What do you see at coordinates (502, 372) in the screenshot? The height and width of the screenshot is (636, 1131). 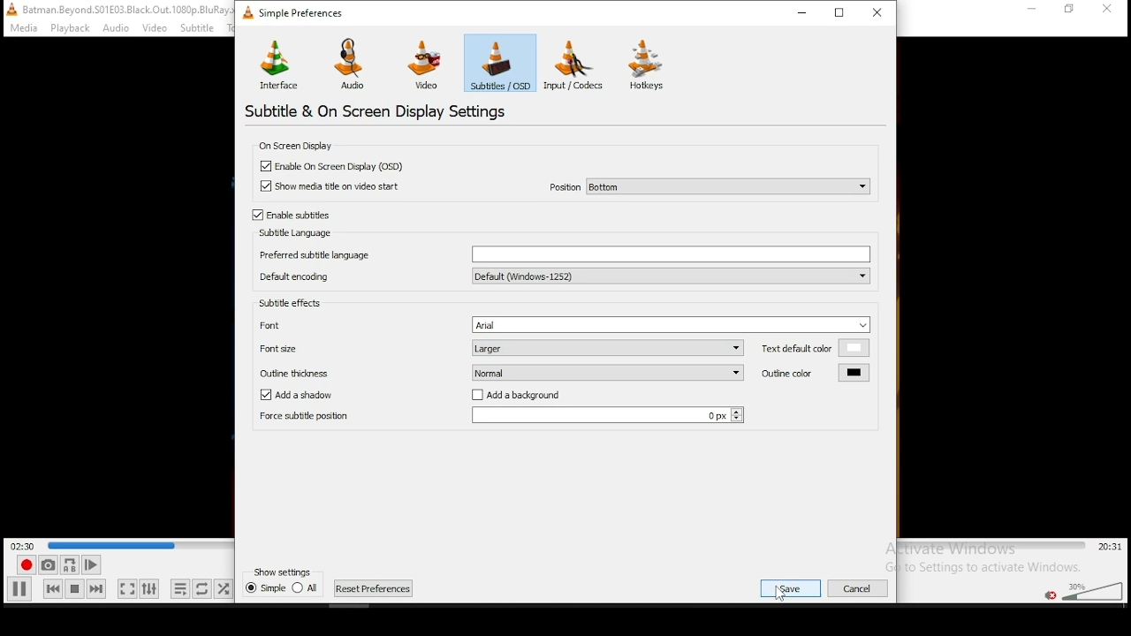 I see `outline thickness  Normal` at bounding box center [502, 372].